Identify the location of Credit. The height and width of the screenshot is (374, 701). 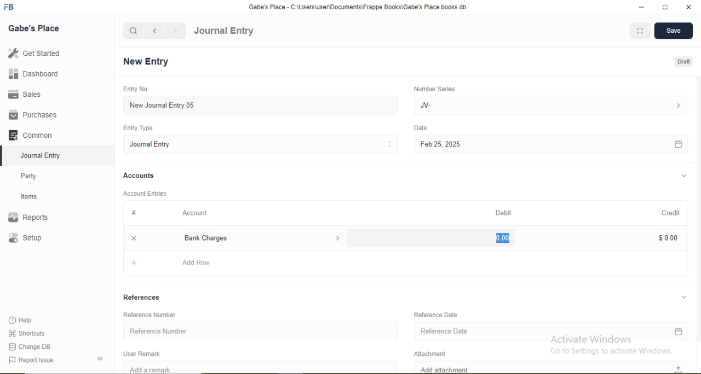
(668, 212).